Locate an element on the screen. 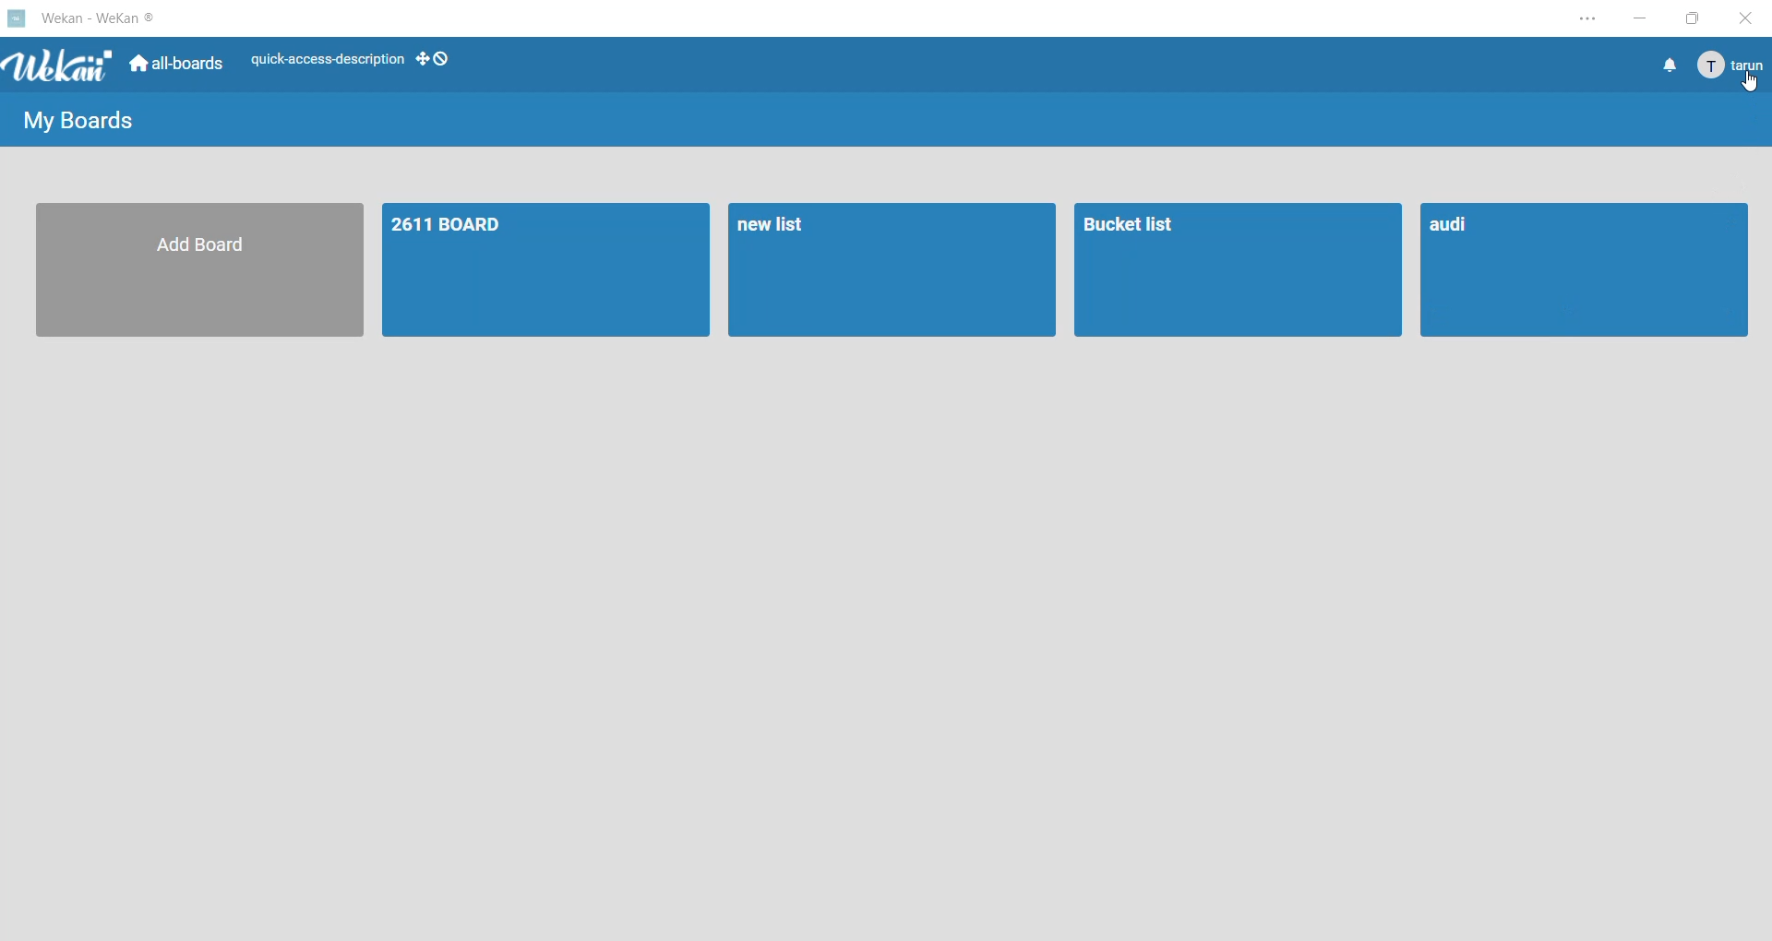 This screenshot has height=941, width=1772. my boards is located at coordinates (86, 118).